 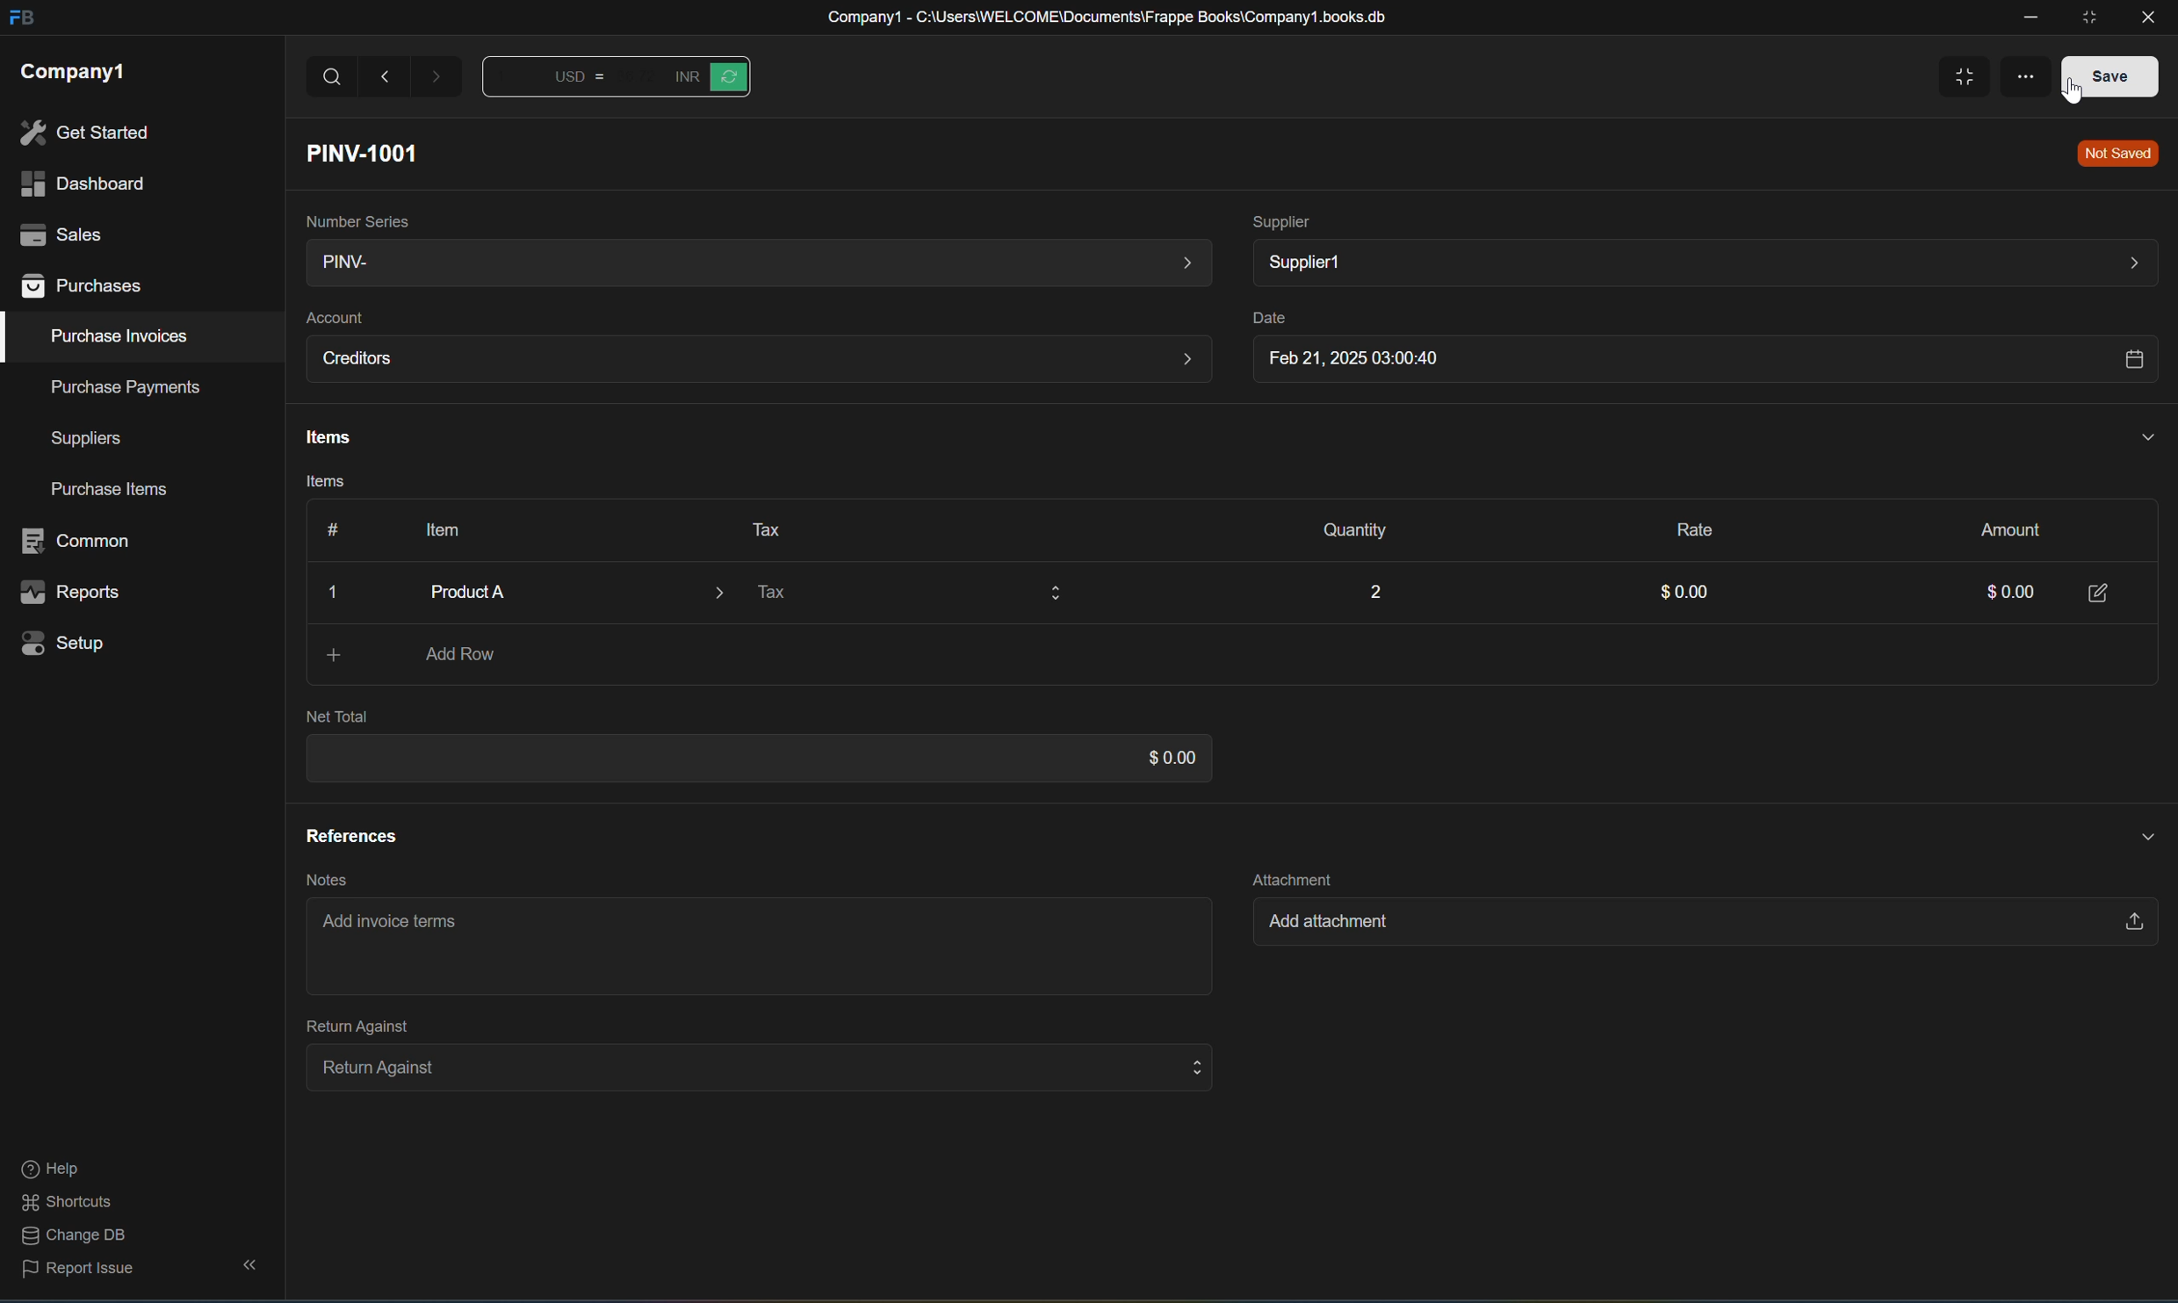 I want to click on Rate, so click(x=1685, y=526).